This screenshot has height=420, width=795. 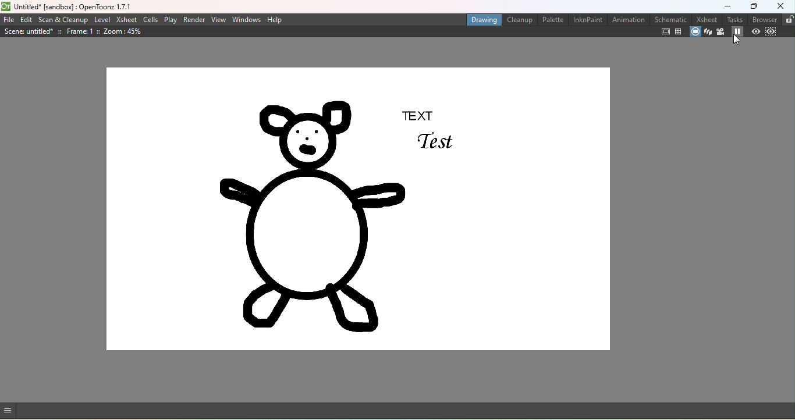 I want to click on Help, so click(x=274, y=20).